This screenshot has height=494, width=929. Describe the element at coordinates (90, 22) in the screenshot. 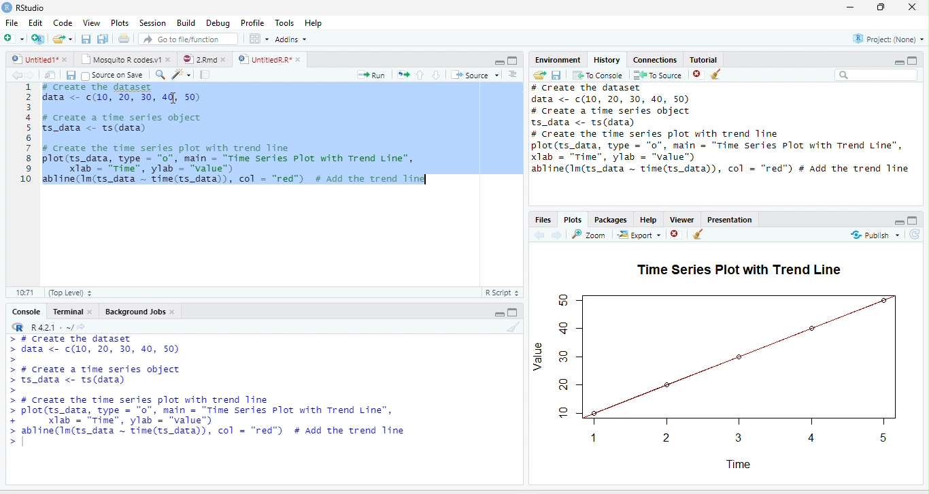

I see `View` at that location.